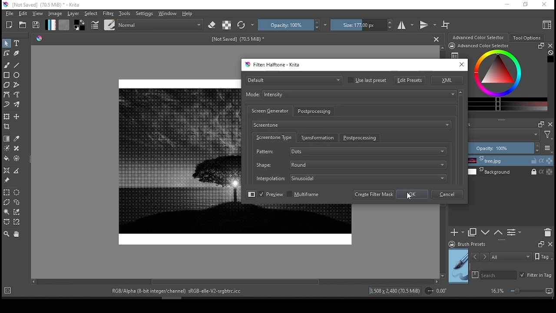 This screenshot has height=313, width=556. Describe the element at coordinates (56, 14) in the screenshot. I see `image` at that location.